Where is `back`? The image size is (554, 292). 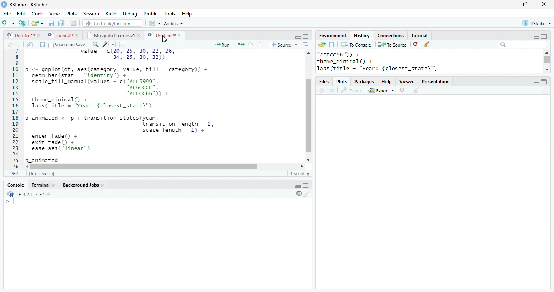 back is located at coordinates (322, 90).